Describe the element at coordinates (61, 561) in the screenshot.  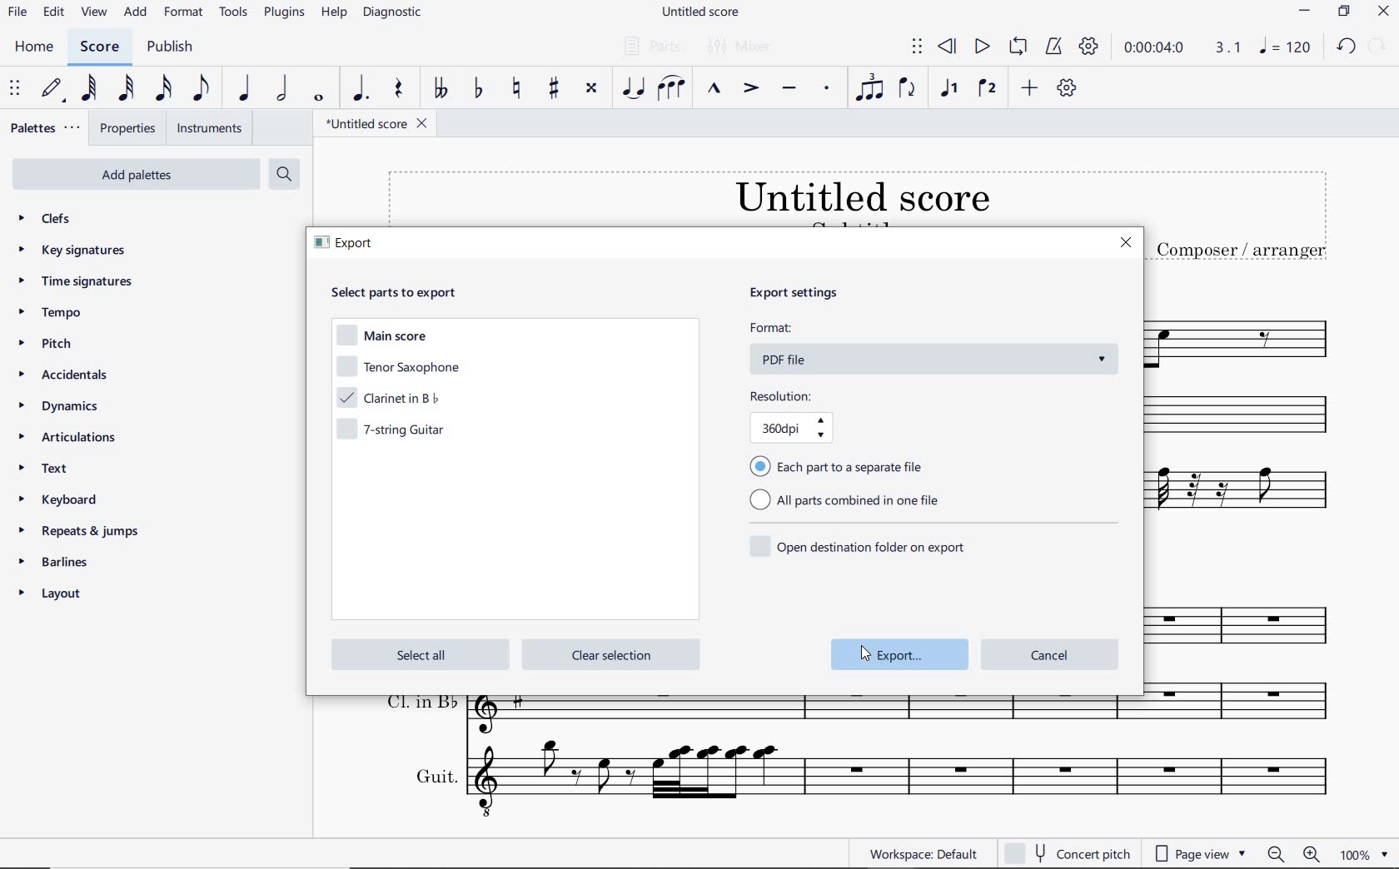
I see `barlines` at that location.